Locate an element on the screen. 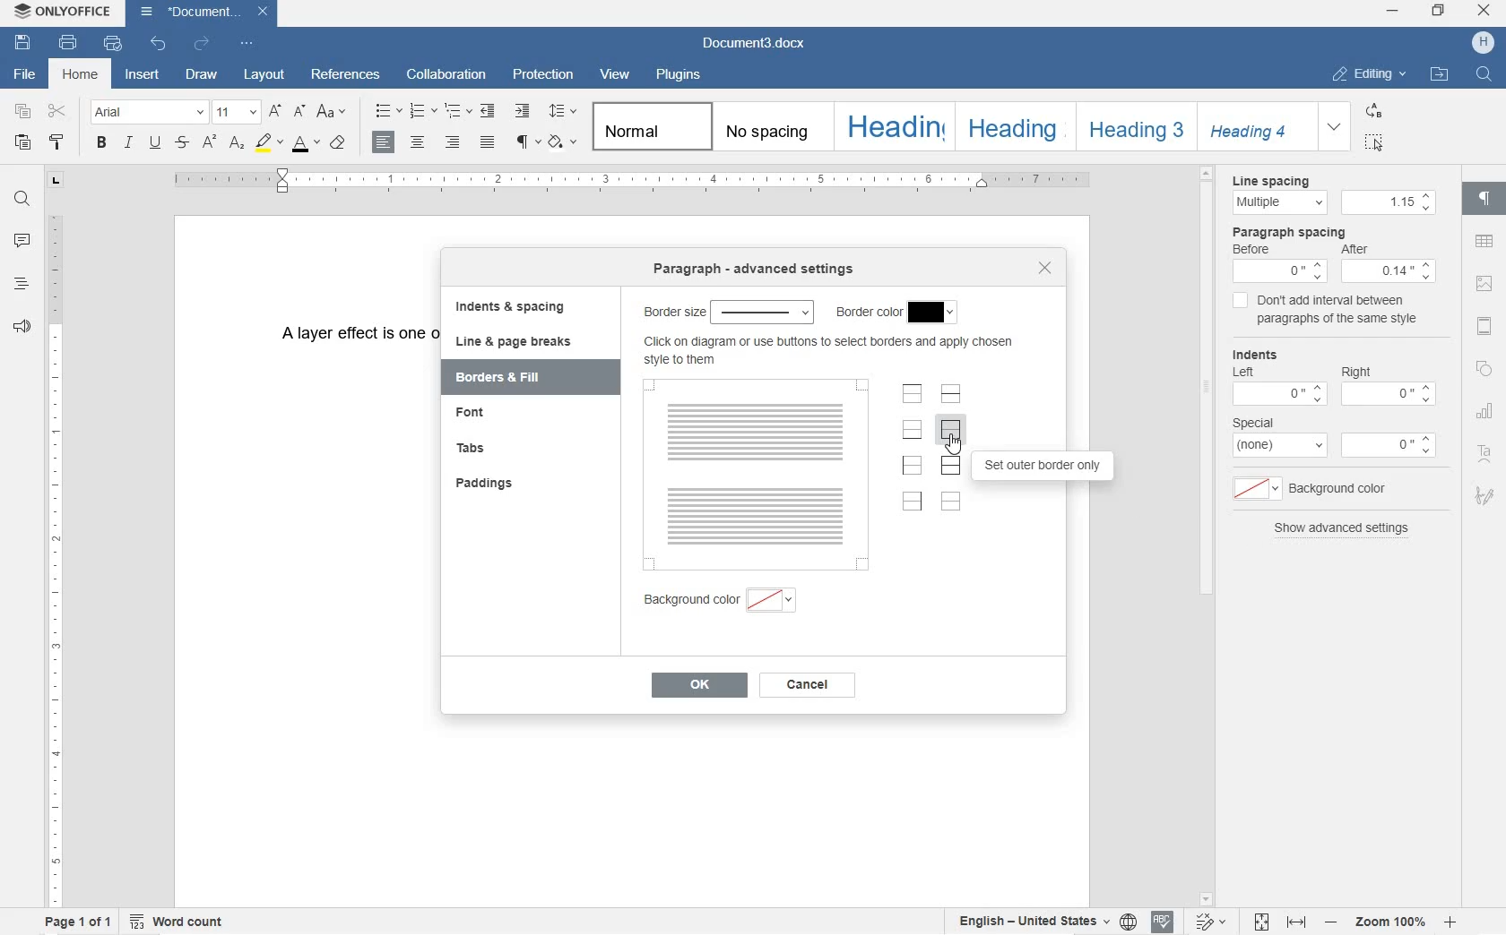 Image resolution: width=1506 pixels, height=935 pixels. FIT PAGE OR WIDTH is located at coordinates (1281, 923).